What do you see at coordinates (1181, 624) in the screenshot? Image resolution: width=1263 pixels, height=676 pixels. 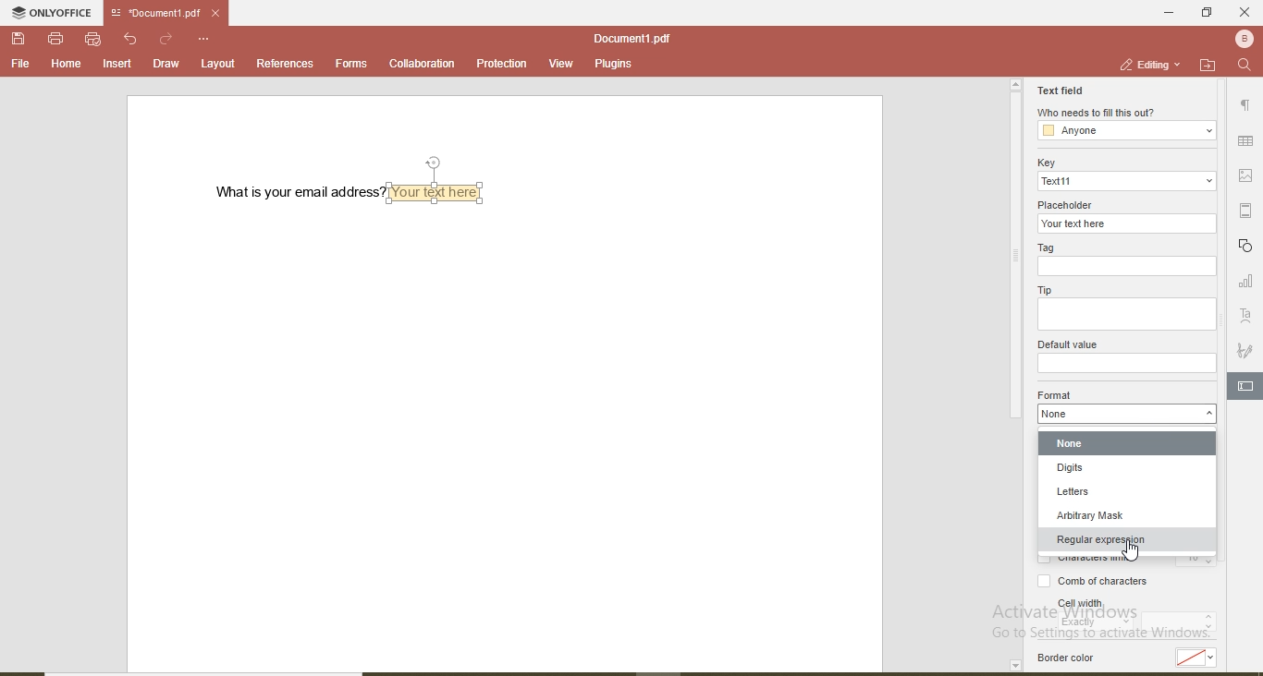 I see `input cell width` at bounding box center [1181, 624].